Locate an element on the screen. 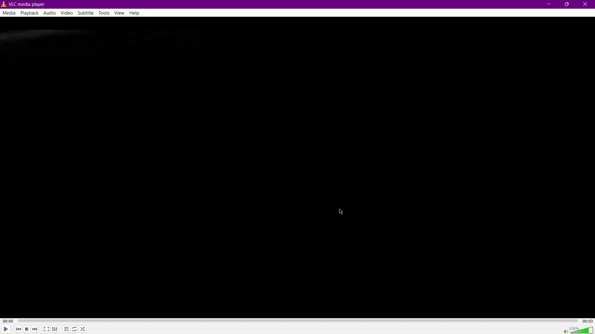 The height and width of the screenshot is (334, 595). Play is located at coordinates (7, 329).